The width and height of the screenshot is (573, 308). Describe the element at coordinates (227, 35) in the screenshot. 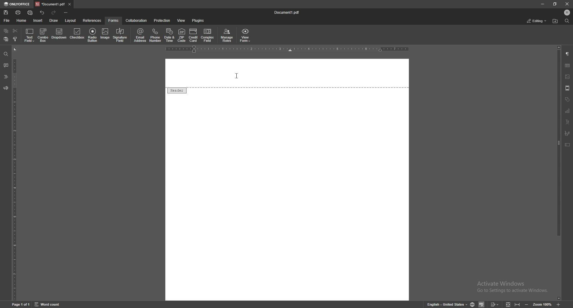

I see `manage roles` at that location.